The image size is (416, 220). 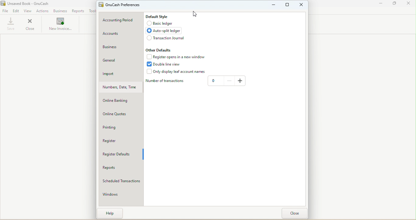 I want to click on Close, so click(x=409, y=4).